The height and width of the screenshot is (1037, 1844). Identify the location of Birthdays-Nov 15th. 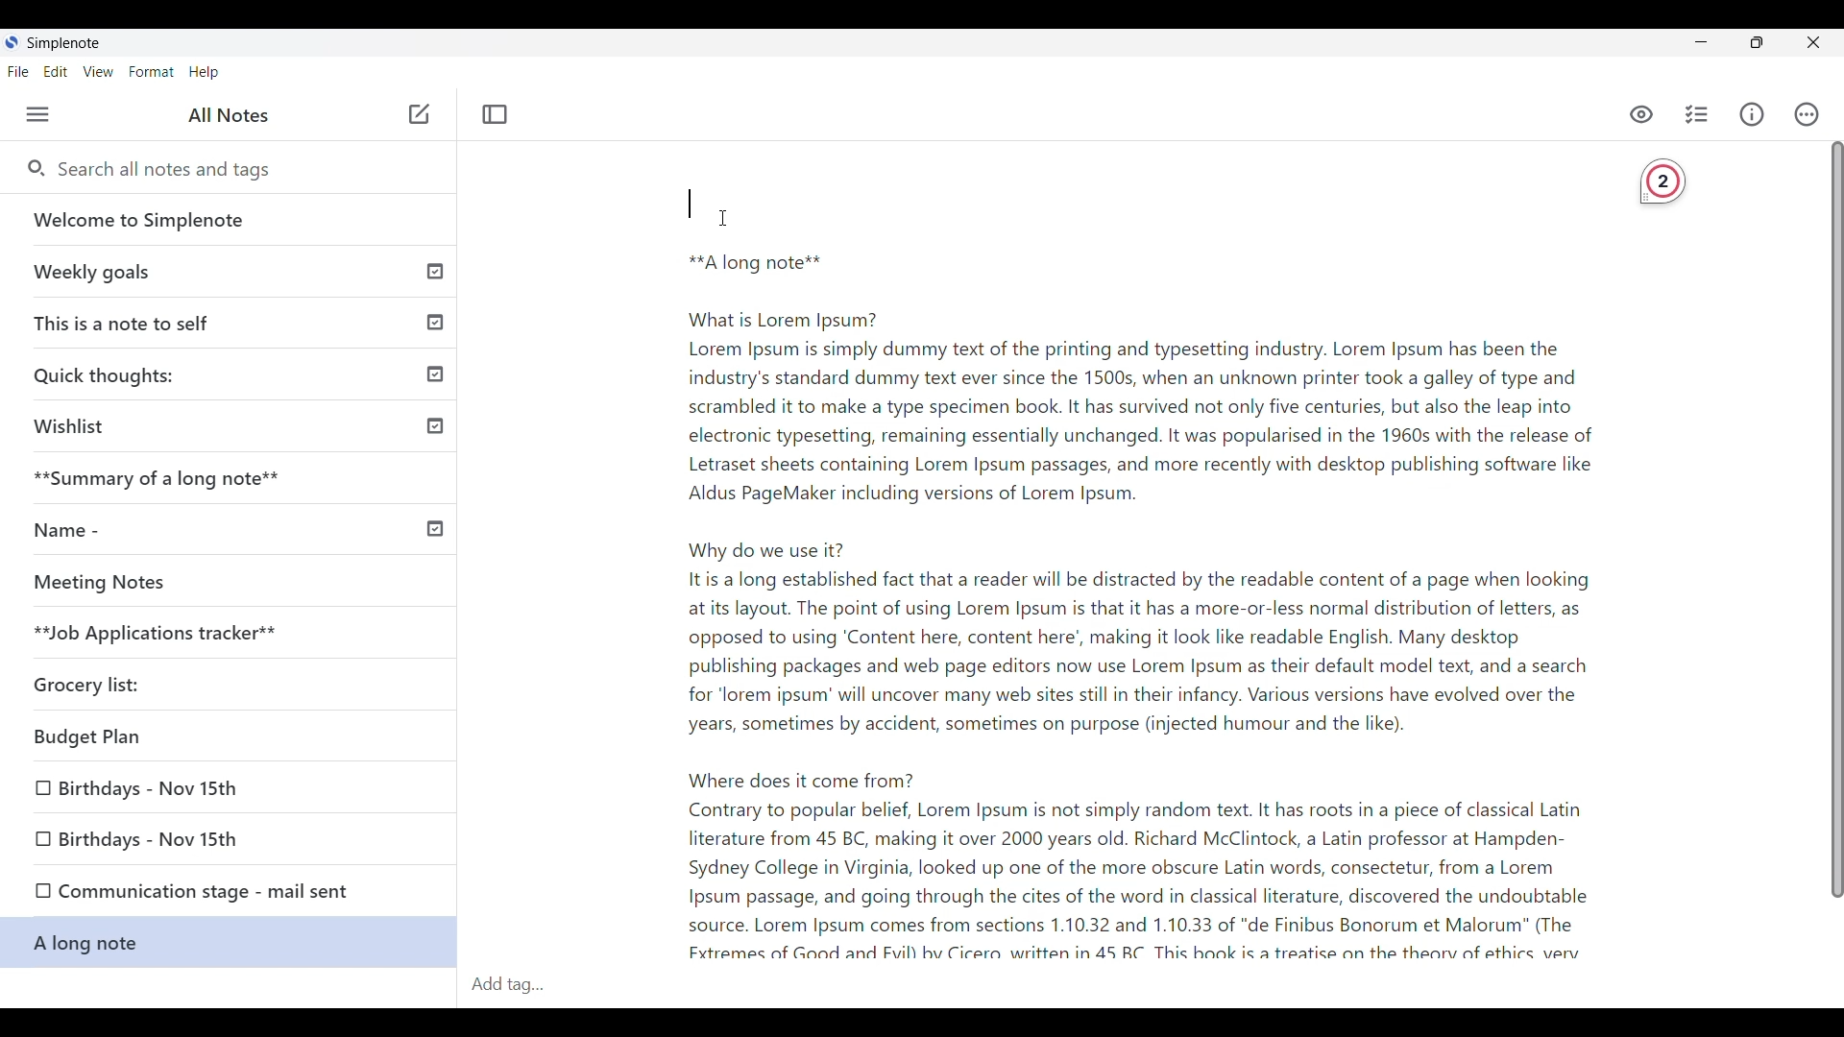
(156, 790).